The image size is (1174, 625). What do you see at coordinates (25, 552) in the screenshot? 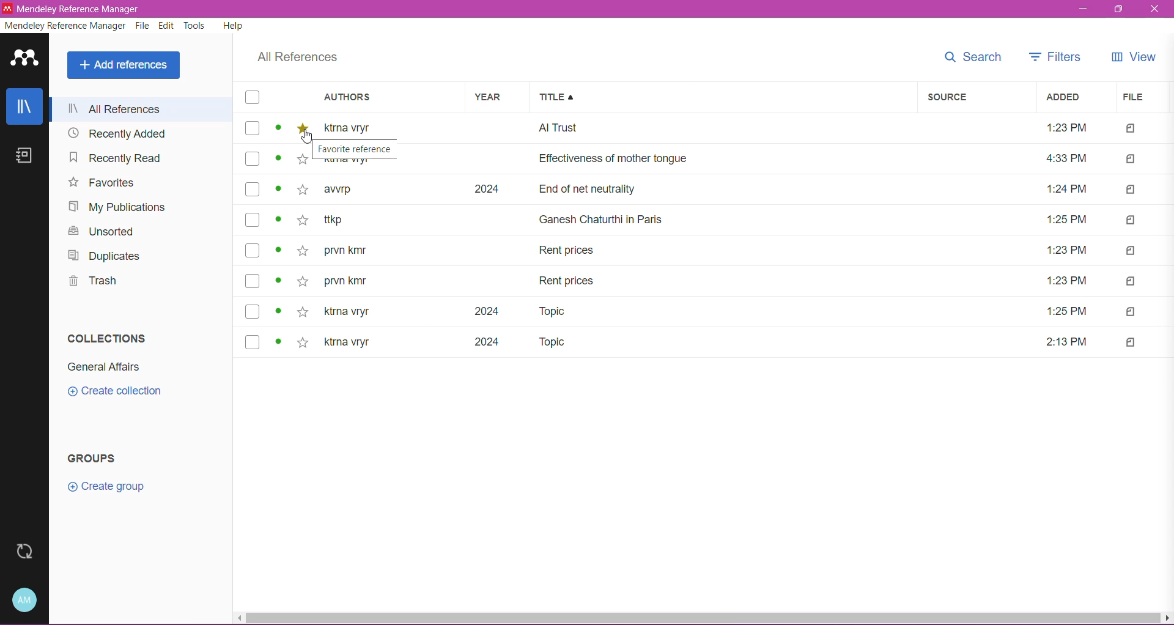
I see `Last Sync` at bounding box center [25, 552].